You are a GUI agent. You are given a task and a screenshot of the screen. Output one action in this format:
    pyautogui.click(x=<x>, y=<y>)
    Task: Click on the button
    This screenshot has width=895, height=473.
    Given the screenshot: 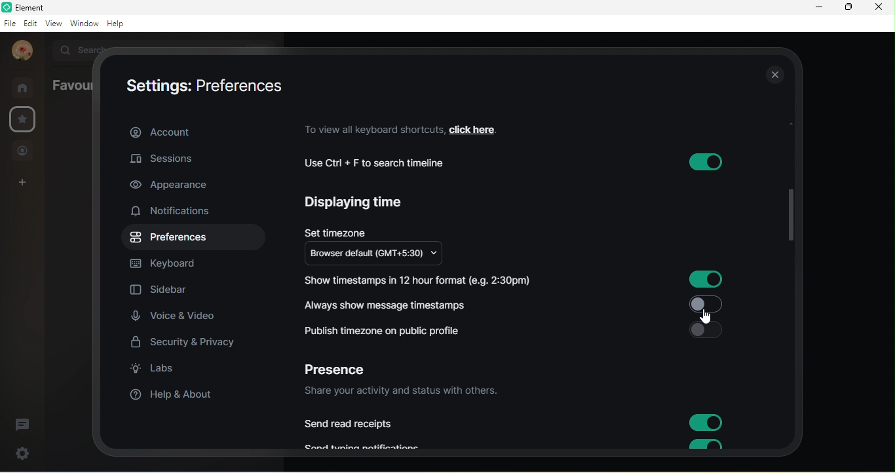 What is the action you would take?
    pyautogui.click(x=706, y=330)
    